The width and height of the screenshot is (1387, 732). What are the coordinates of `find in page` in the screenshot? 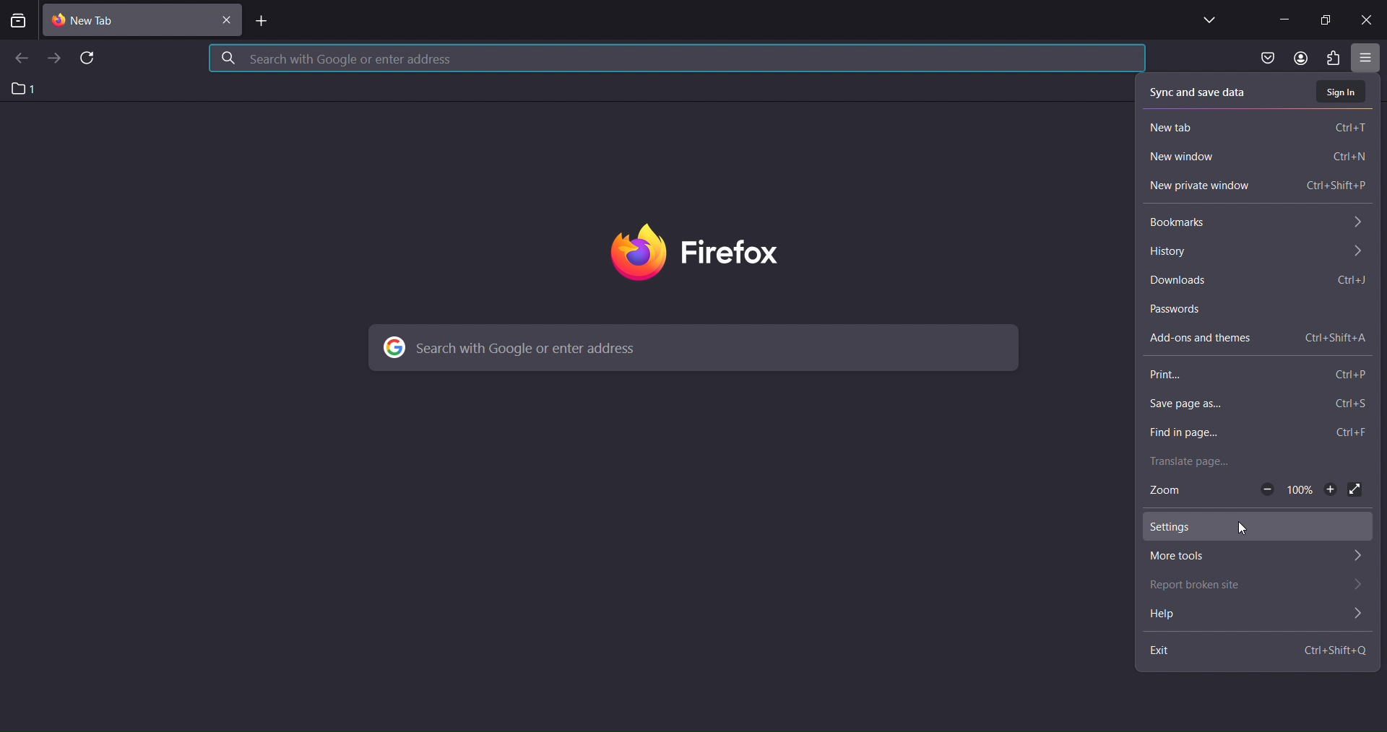 It's located at (1259, 432).